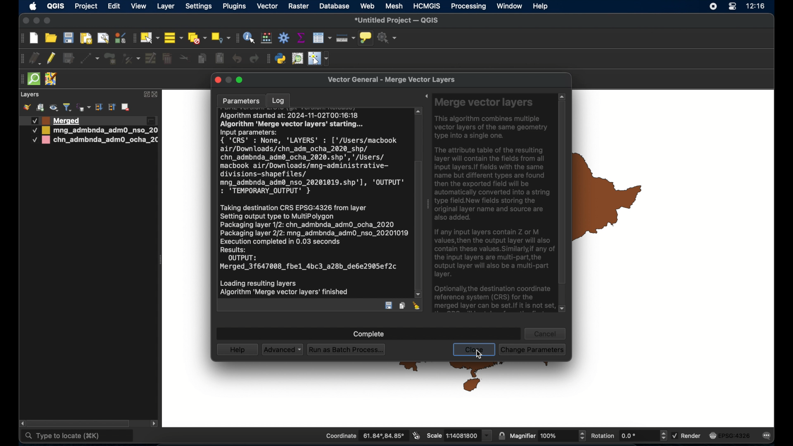  Describe the element at coordinates (174, 38) in the screenshot. I see `select all features` at that location.